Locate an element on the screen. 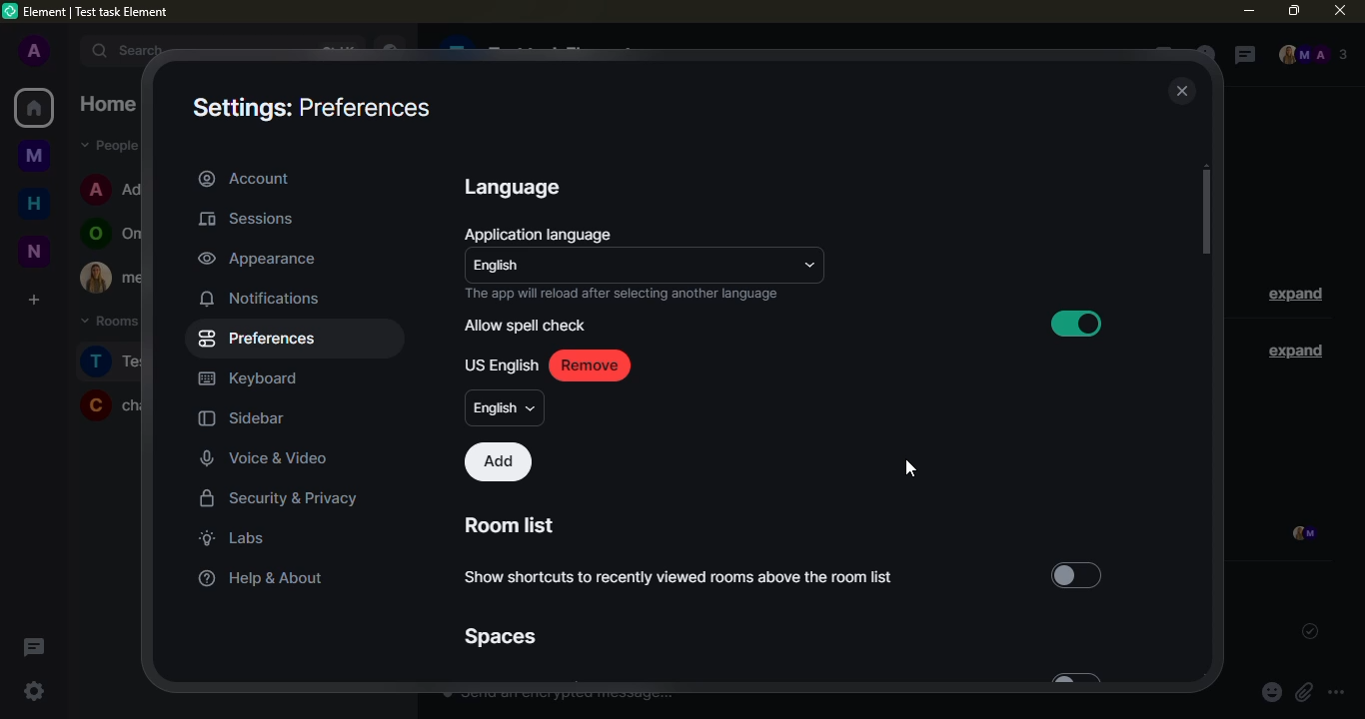 The image size is (1365, 719). quick settings is located at coordinates (34, 691).